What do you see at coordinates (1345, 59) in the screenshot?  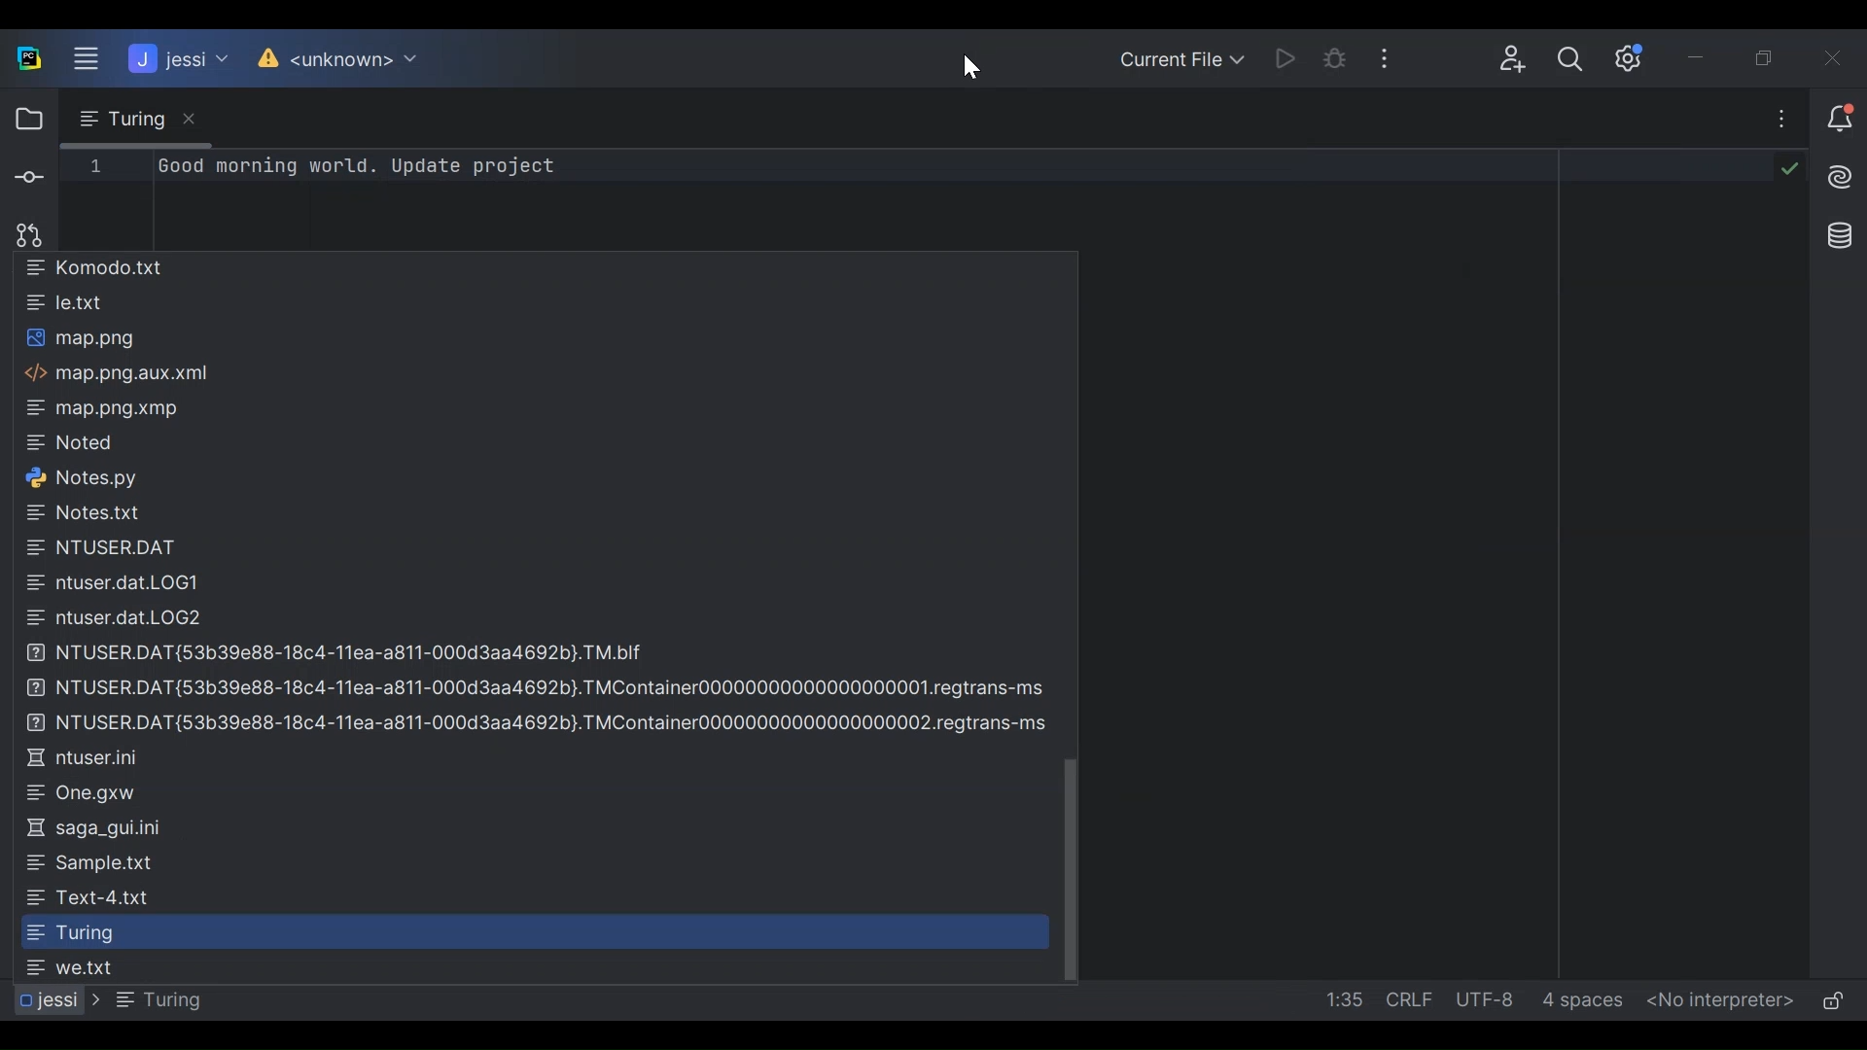 I see `Bug` at bounding box center [1345, 59].